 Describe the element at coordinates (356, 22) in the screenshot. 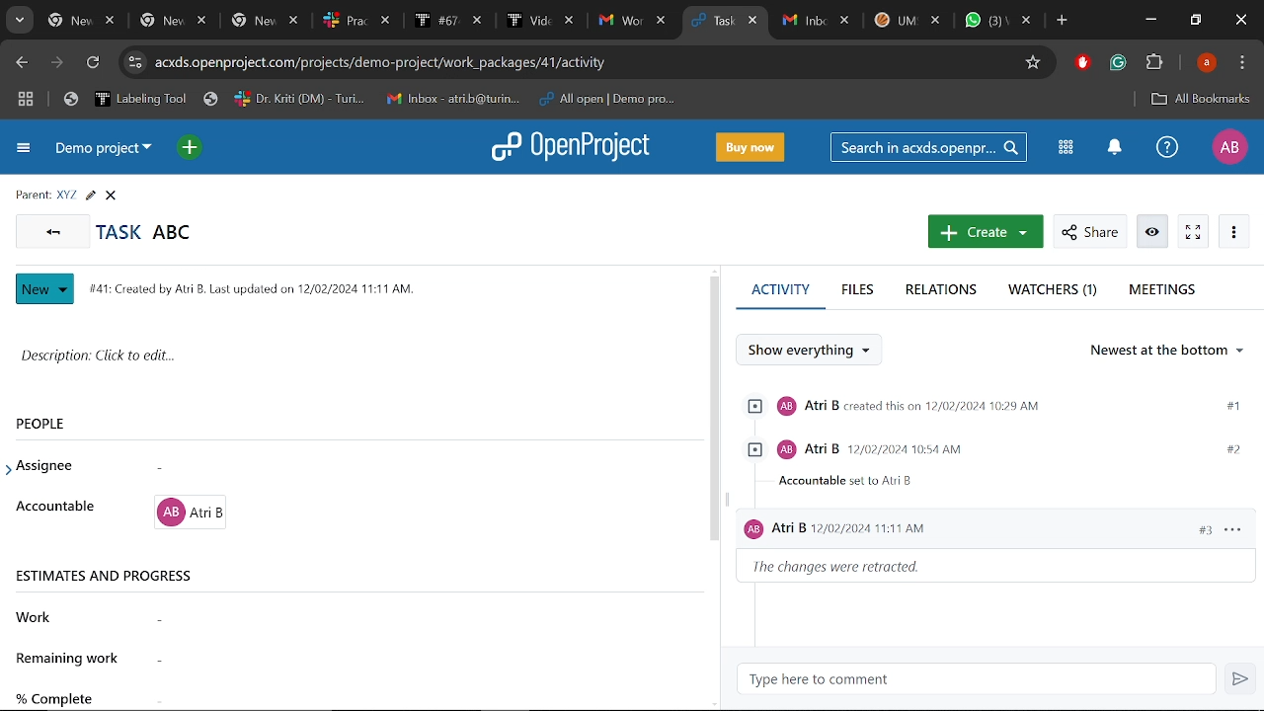

I see `open tabs` at that location.